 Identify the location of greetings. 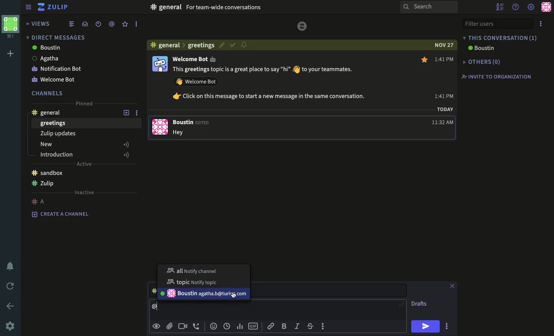
(53, 123).